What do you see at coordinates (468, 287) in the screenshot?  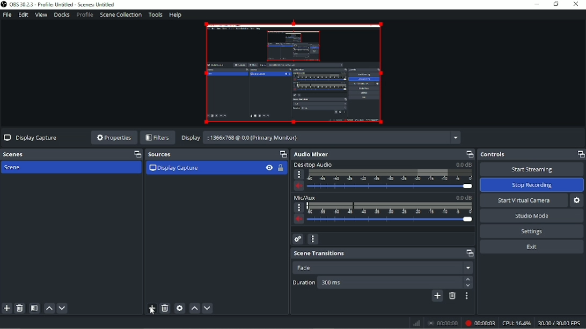 I see `Down arrow` at bounding box center [468, 287].